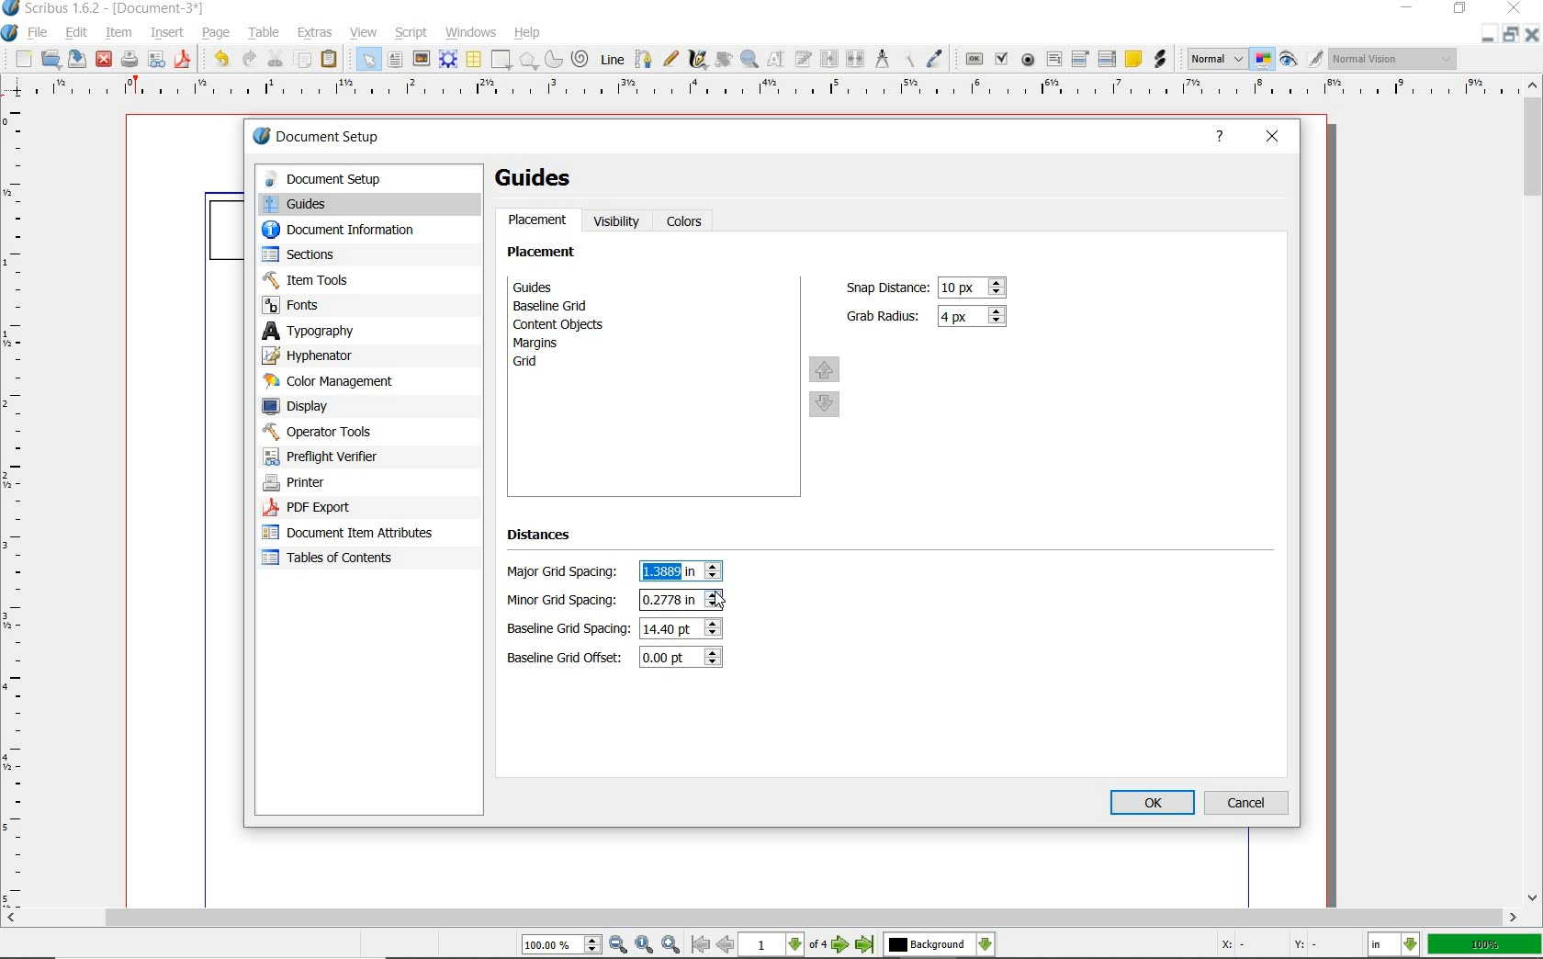 The image size is (1543, 959). I want to click on system logo, so click(10, 34).